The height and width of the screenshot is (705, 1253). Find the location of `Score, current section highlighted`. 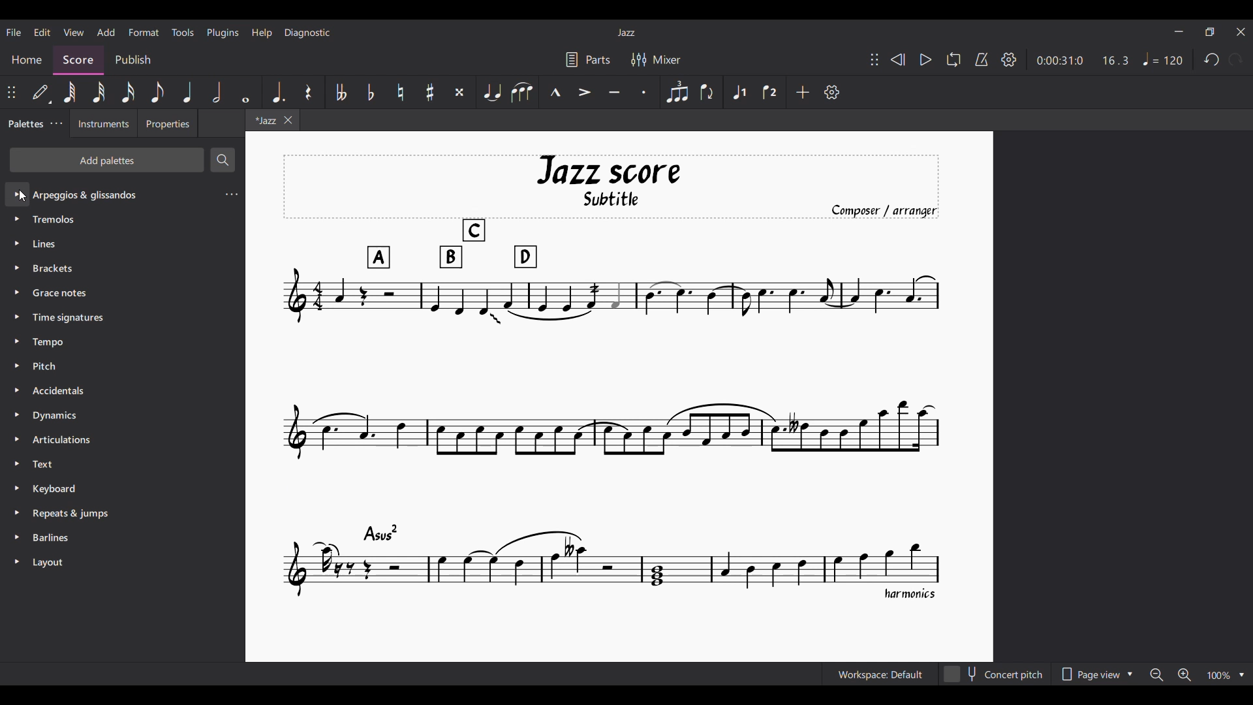

Score, current section highlighted is located at coordinates (78, 57).